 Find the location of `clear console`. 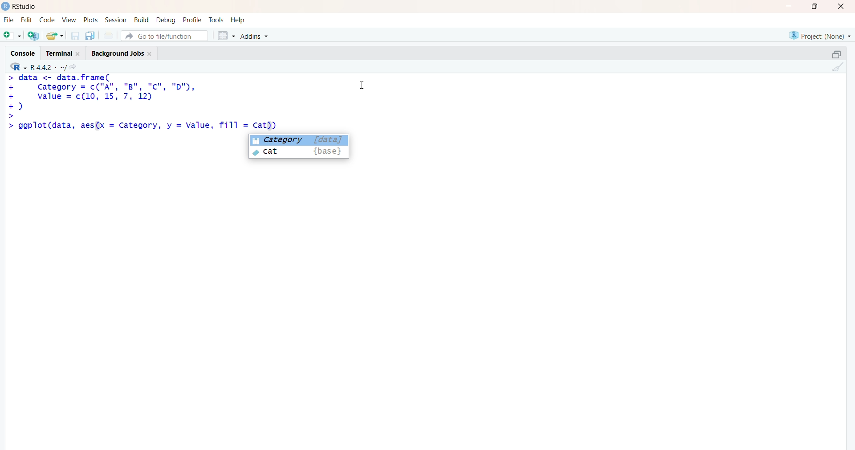

clear console is located at coordinates (836, 67).